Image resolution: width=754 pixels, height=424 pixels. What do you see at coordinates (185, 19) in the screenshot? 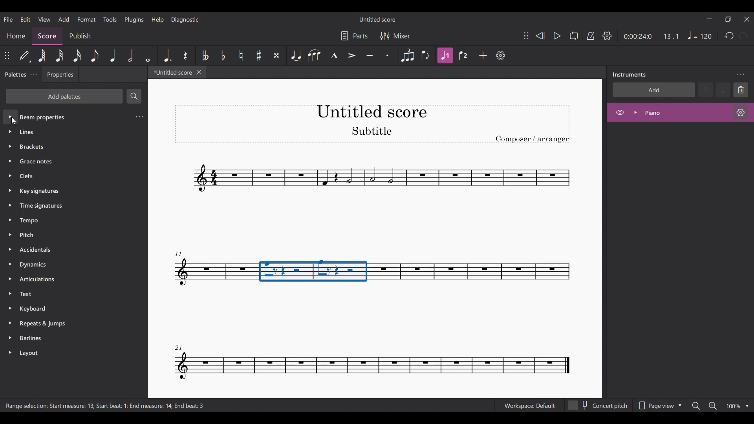
I see `Diagnostic menu` at bounding box center [185, 19].